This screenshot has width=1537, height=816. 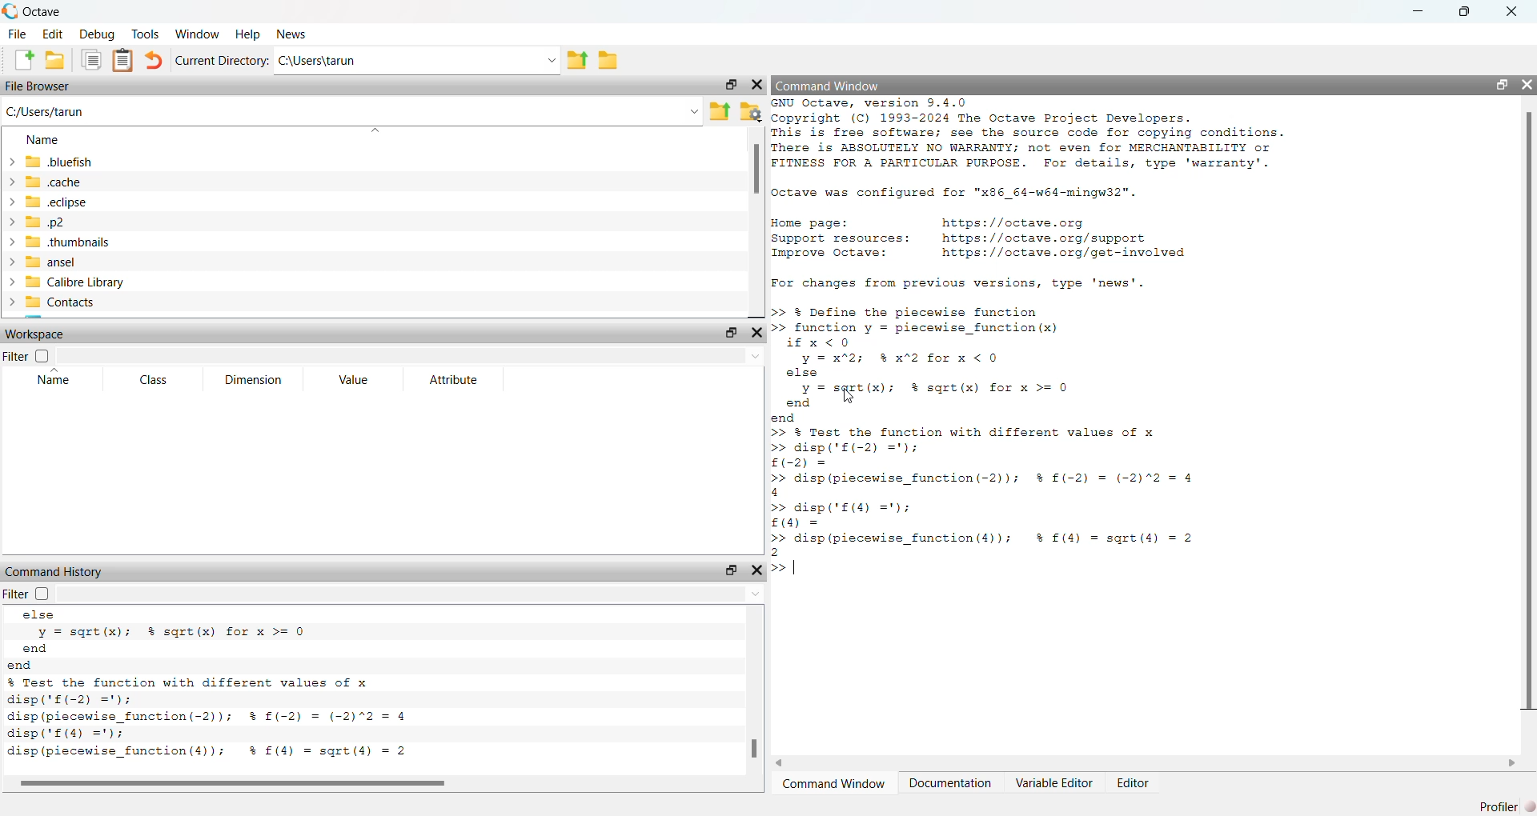 What do you see at coordinates (1017, 431) in the screenshot?
I see `>> § Define the piecewise function
>> function y = piecewise_function (x)
if x <0
y= x"2; % x2 for x < 0
else
¥ = s@Ee); % sart(x) for x >= 0
end
end
>> % Test the function with different values of x
>> disp('£(-2) =");
£(-2) =
>> disp (piecewise function(-2)); % £(-2) = (-2)"2 = 4
4
>> disp ('£(4) =");
£(4) =
>> disp (piecewise function(4)); 3% £(4) = sqrt(4) = 2
2` at bounding box center [1017, 431].